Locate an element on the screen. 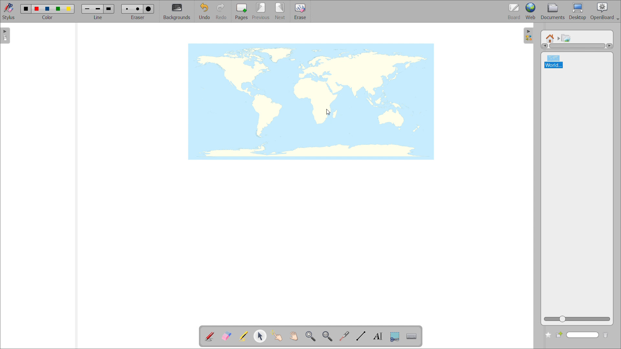  world is located at coordinates (553, 61).